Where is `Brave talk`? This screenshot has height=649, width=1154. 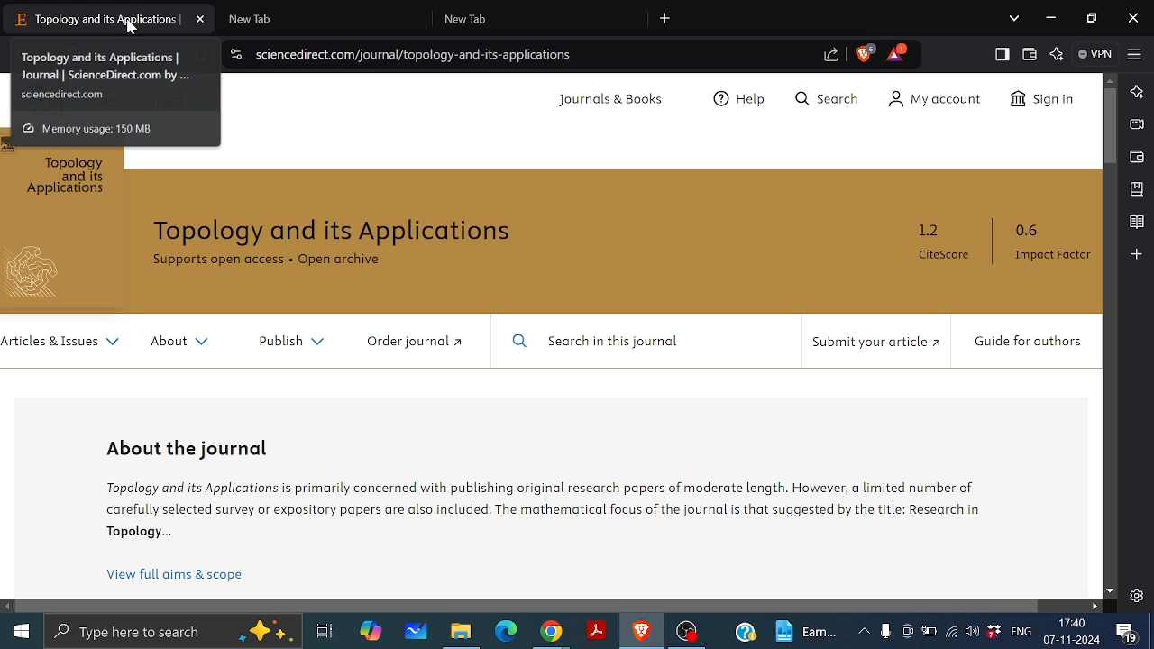 Brave talk is located at coordinates (1137, 125).